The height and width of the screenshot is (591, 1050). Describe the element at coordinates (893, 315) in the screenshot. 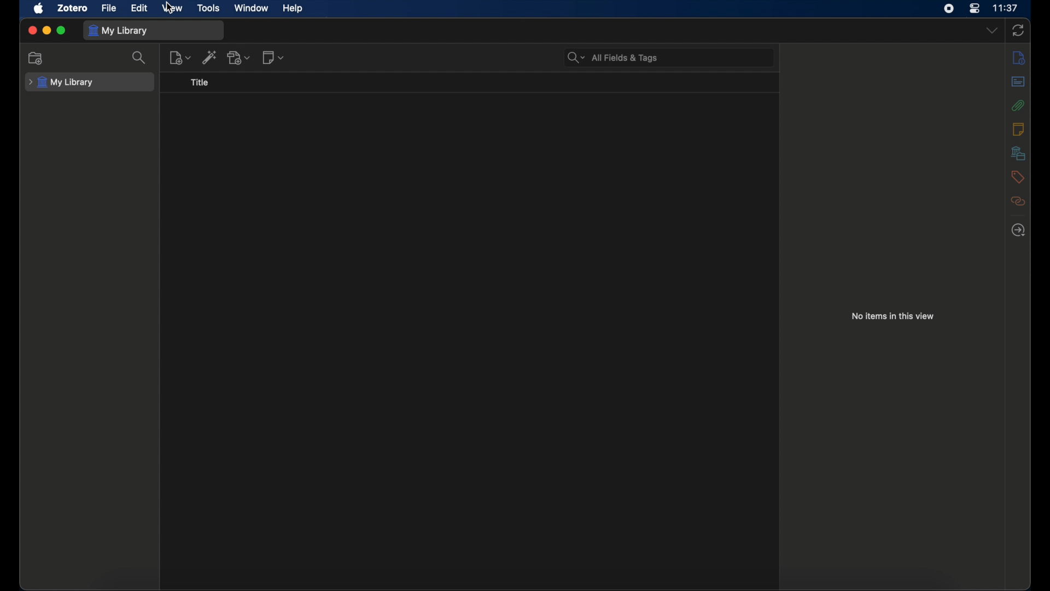

I see `no items in this view` at that location.